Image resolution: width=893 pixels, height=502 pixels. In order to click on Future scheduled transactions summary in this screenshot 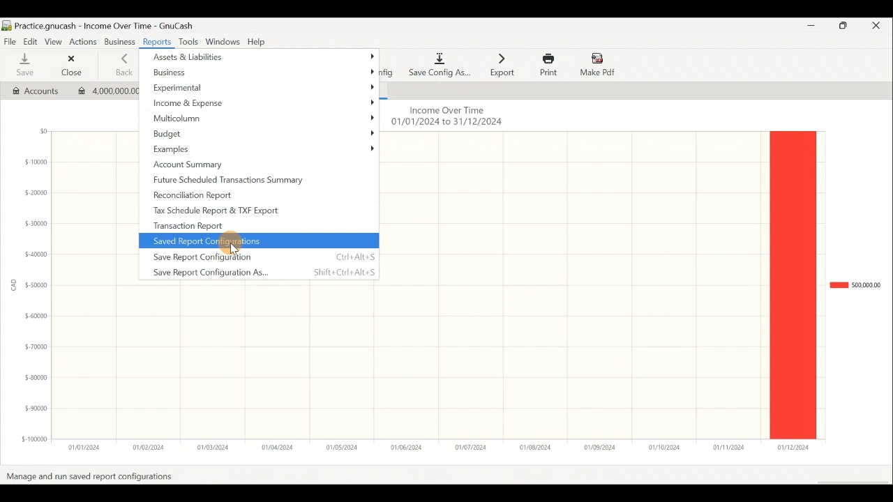, I will do `click(257, 181)`.